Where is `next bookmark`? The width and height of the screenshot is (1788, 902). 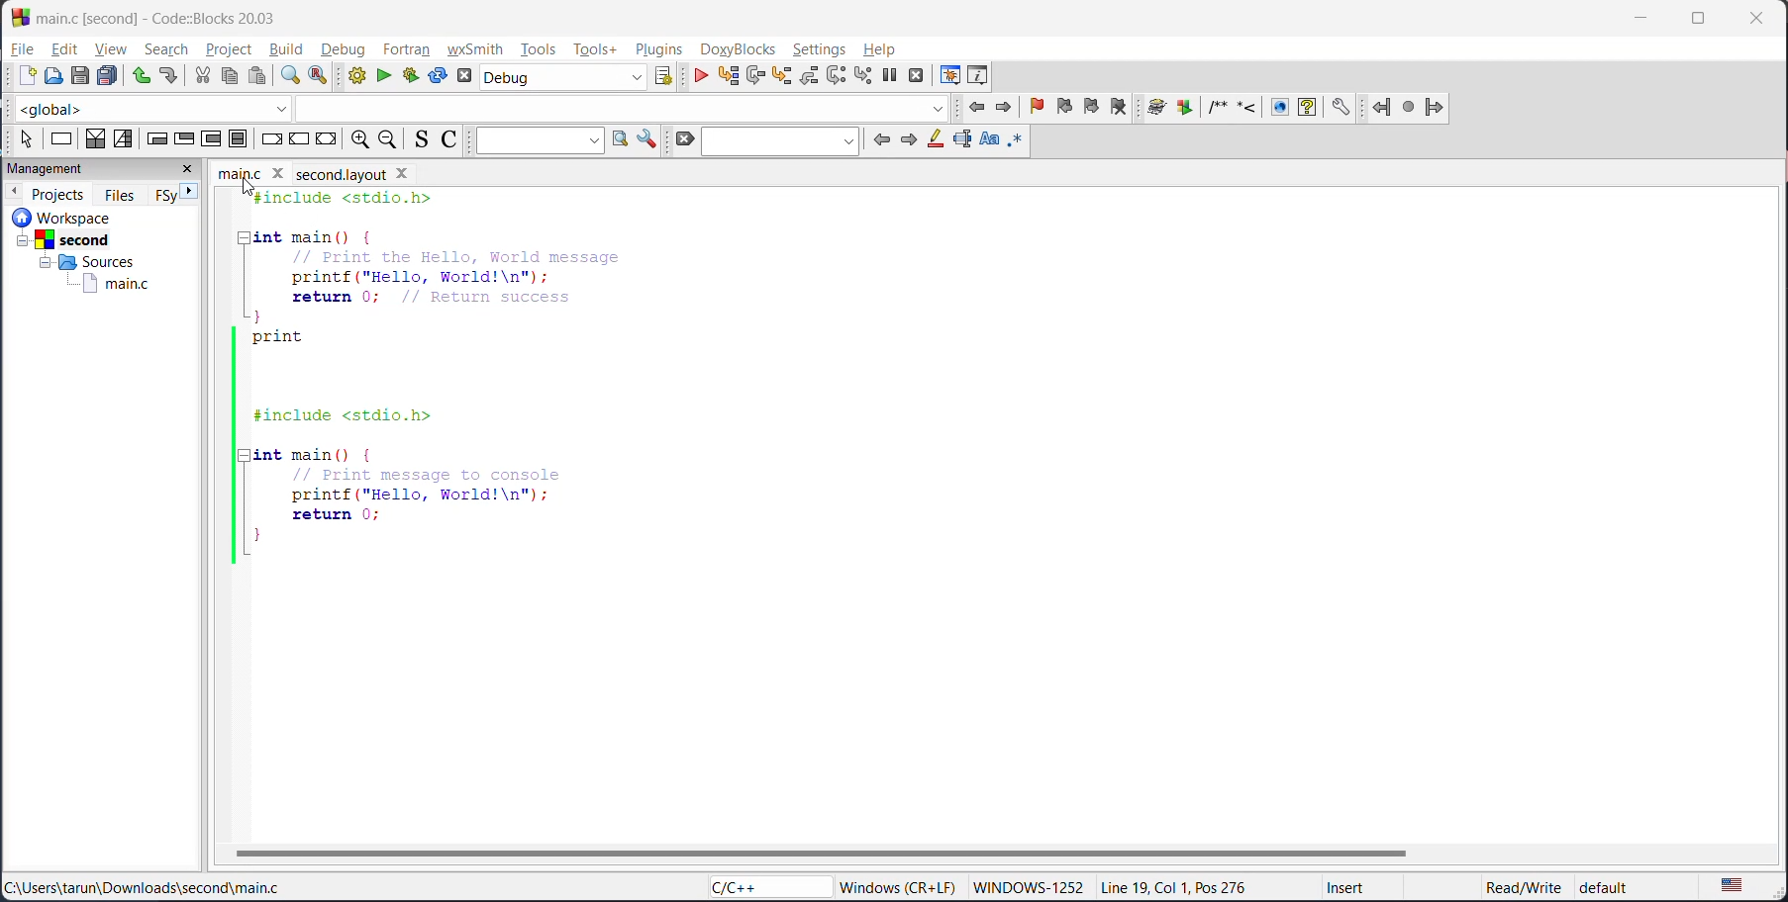 next bookmark is located at coordinates (1091, 109).